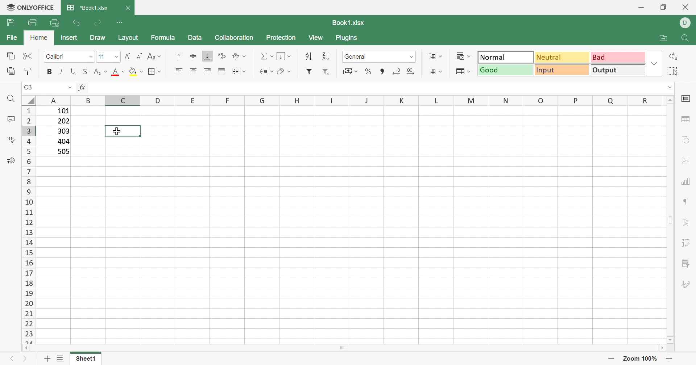 Image resolution: width=696 pixels, height=365 pixels. I want to click on Drop Down, so click(411, 56).